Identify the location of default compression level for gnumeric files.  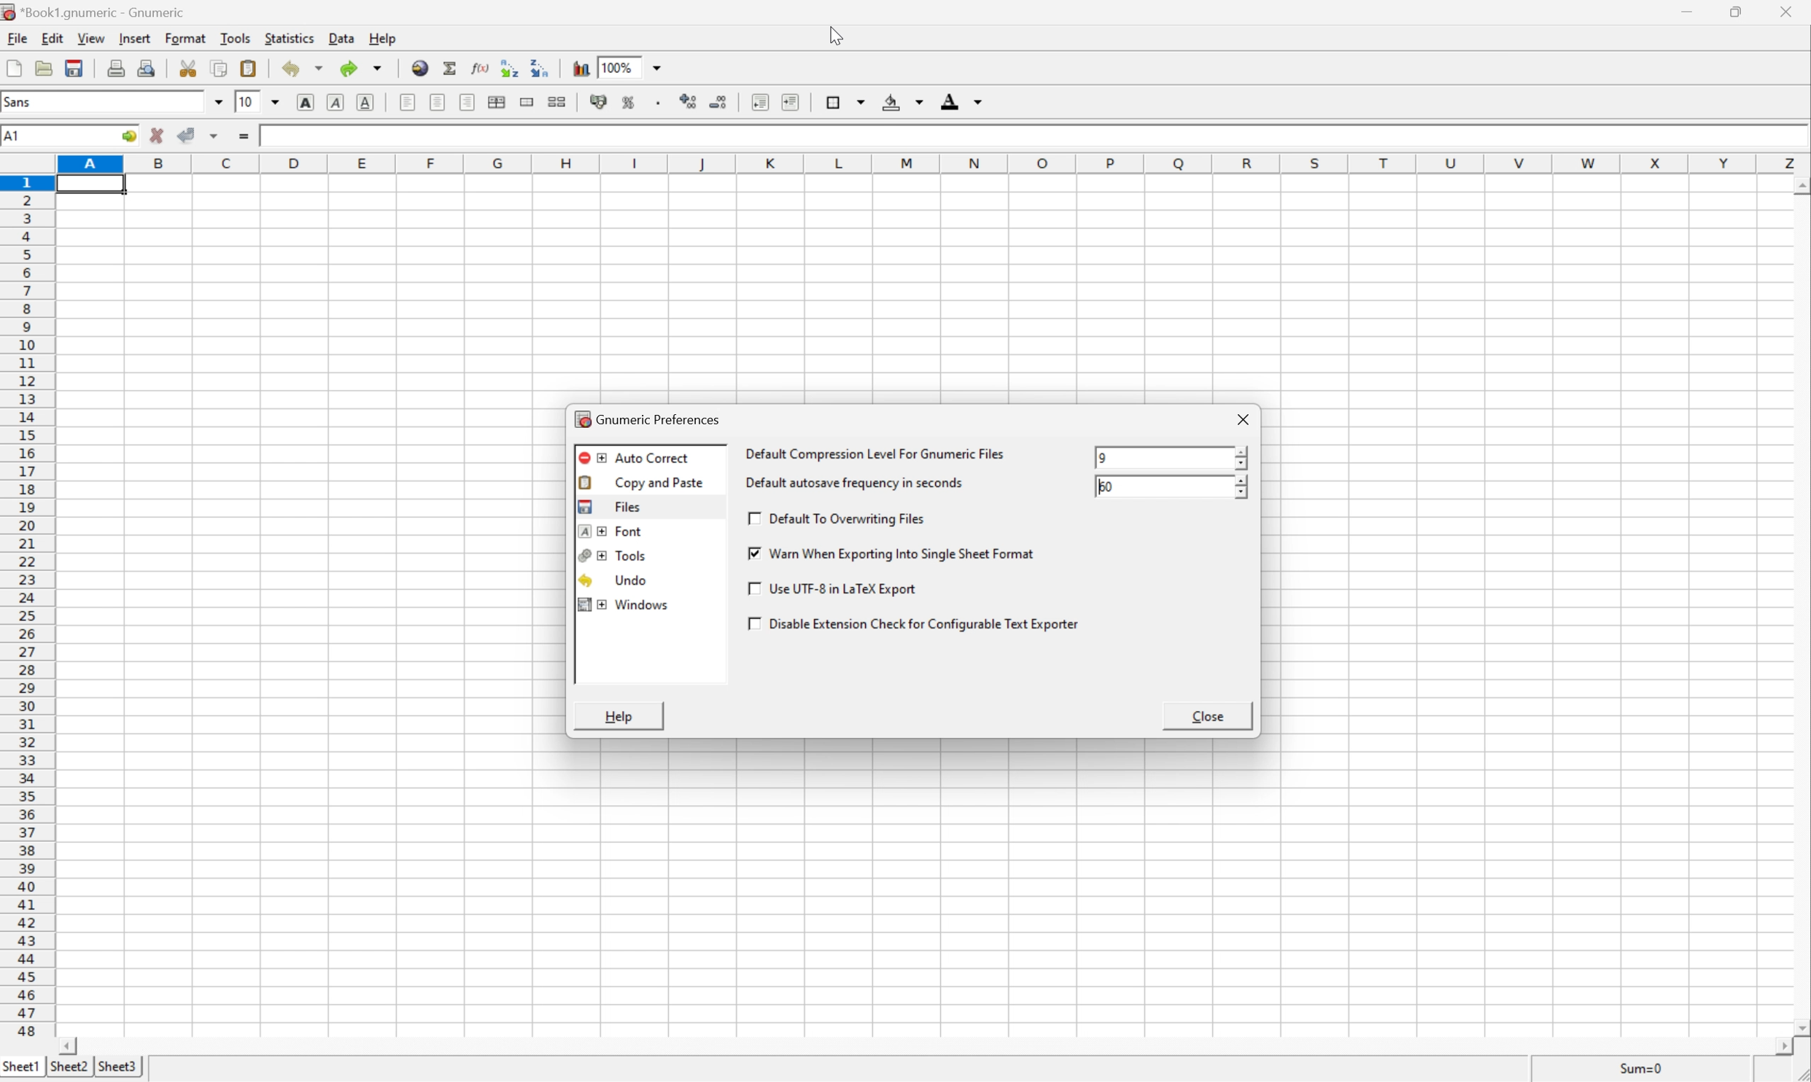
(888, 454).